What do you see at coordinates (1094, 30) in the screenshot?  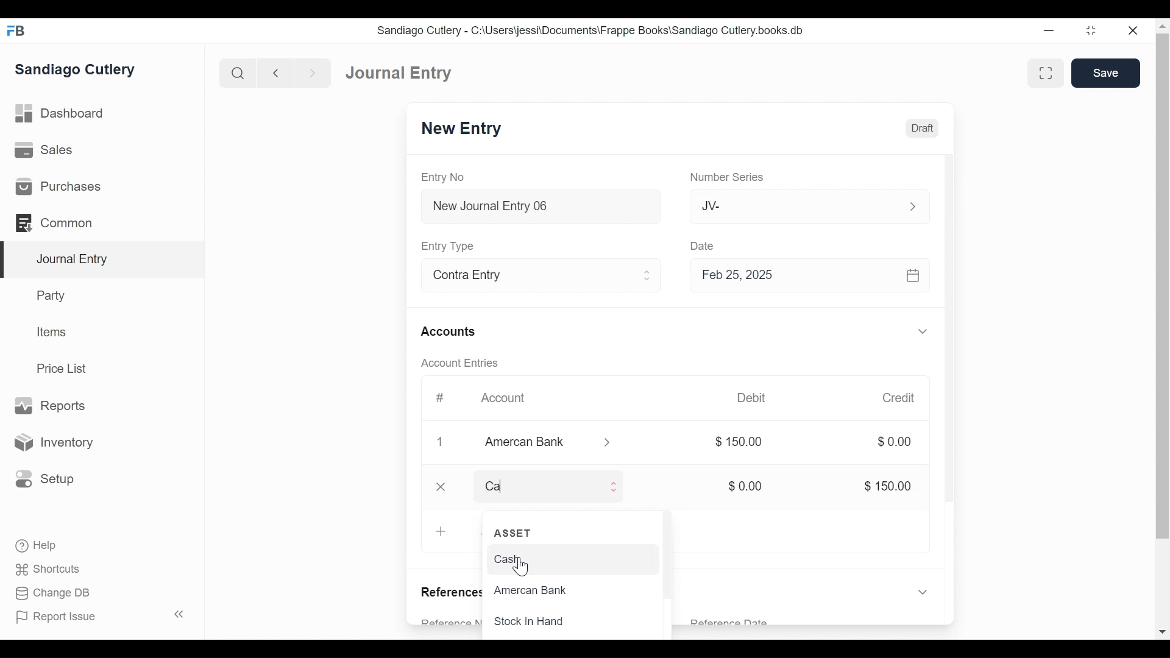 I see `Restore` at bounding box center [1094, 30].